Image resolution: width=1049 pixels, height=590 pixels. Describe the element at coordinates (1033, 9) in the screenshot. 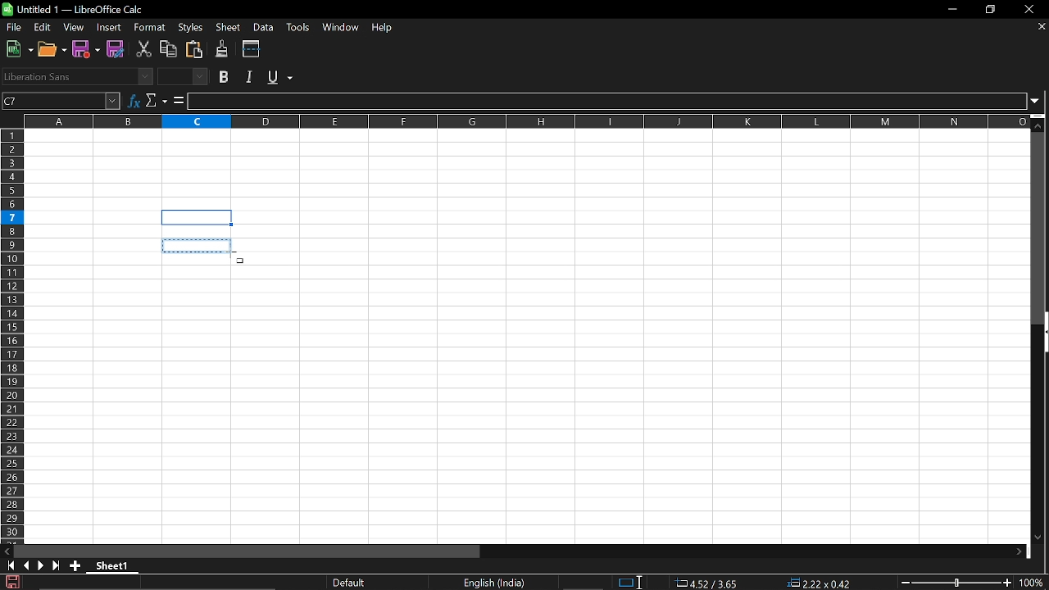

I see `Close ` at that location.